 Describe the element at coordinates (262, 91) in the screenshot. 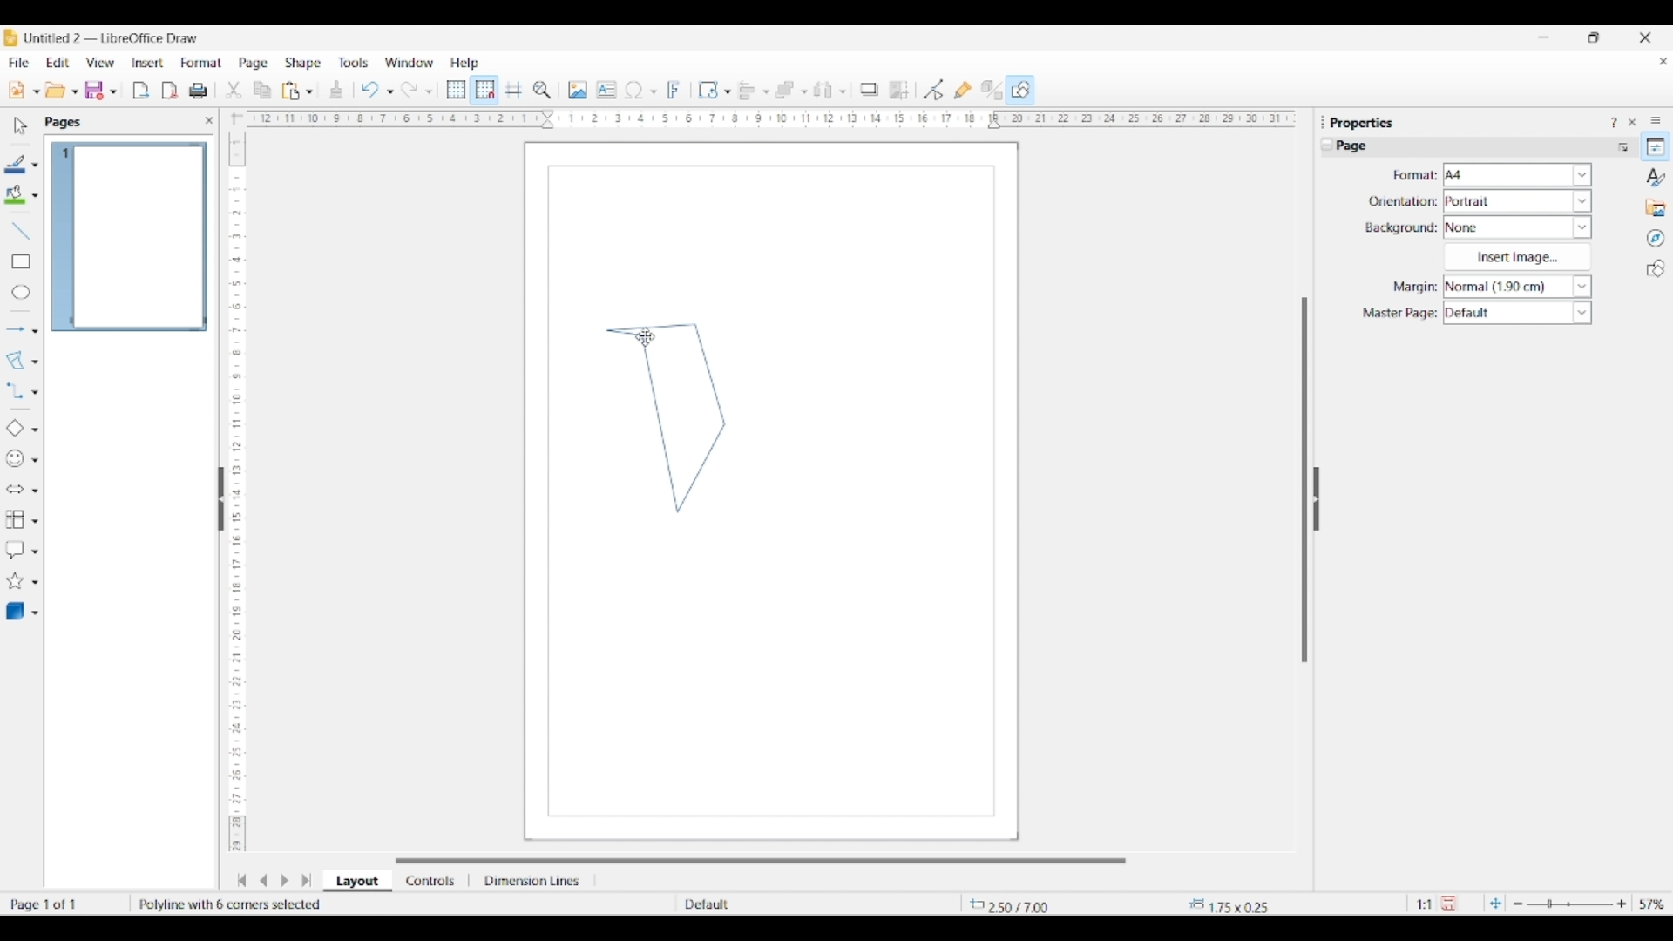

I see `Selected copy options` at that location.